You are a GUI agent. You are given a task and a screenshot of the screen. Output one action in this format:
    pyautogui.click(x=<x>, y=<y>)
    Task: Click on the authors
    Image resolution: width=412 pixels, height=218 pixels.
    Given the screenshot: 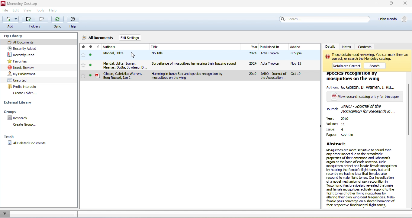 What is the action you would take?
    pyautogui.click(x=117, y=47)
    